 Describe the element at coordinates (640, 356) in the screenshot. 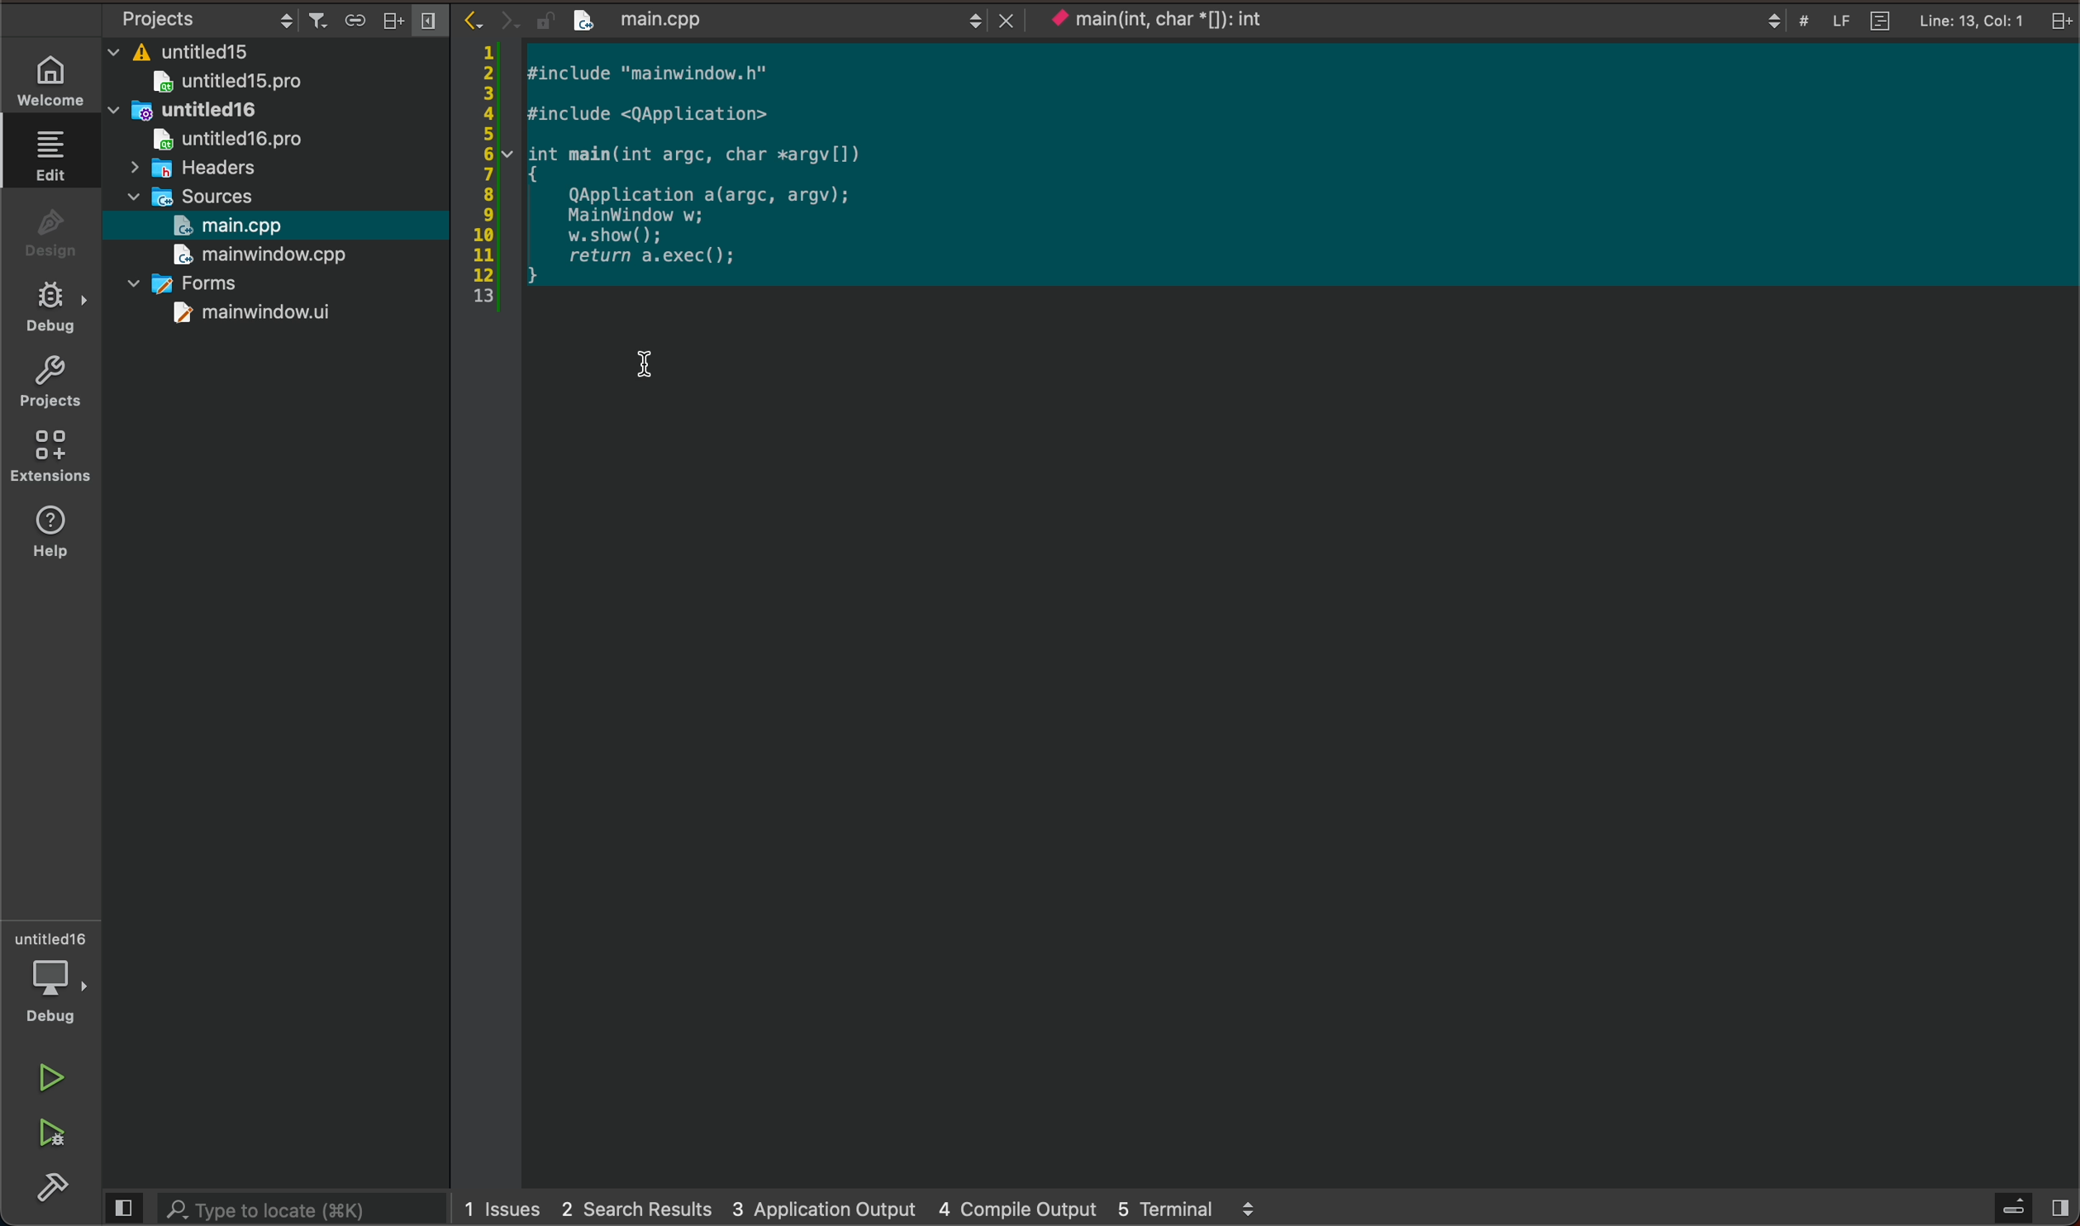

I see `cursor` at that location.